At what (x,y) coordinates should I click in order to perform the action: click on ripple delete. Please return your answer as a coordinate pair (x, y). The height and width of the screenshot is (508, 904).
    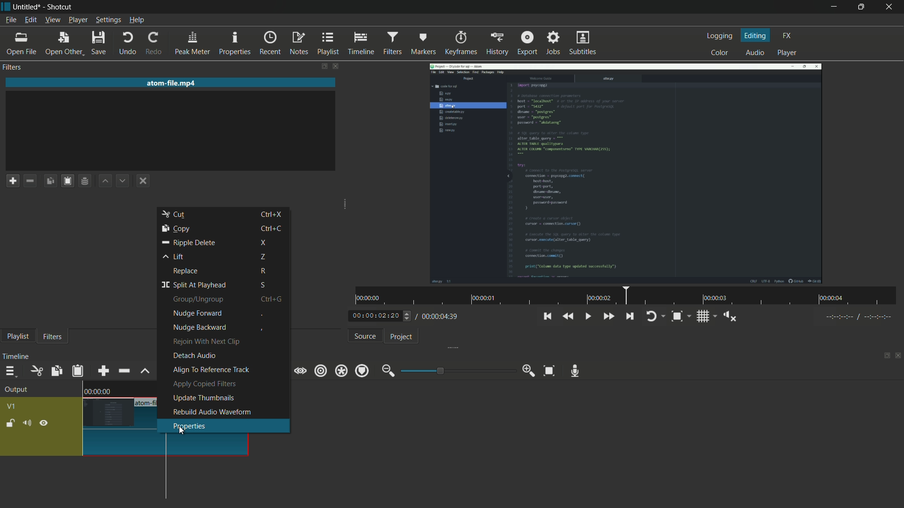
    Looking at the image, I should click on (124, 371).